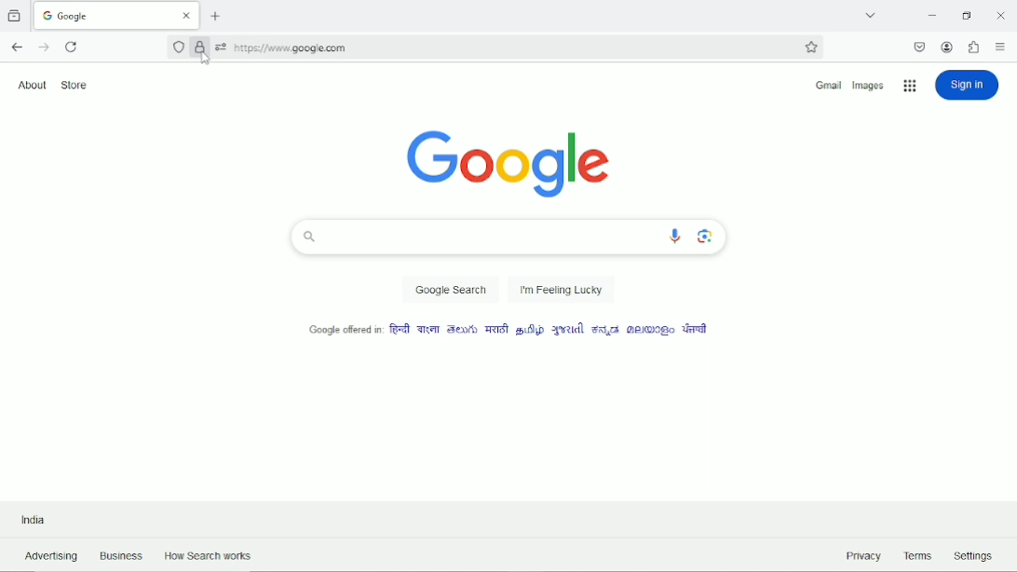 This screenshot has height=572, width=1017. I want to click on language, so click(528, 330).